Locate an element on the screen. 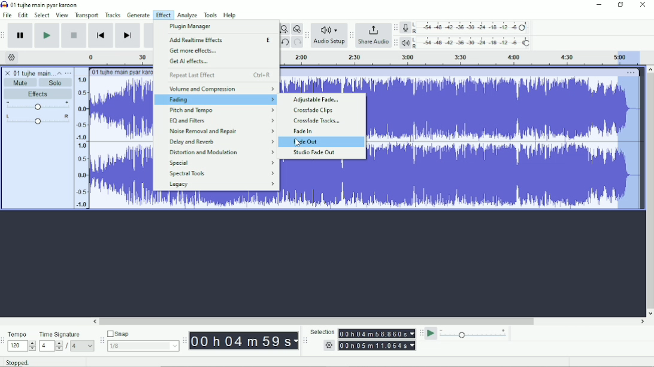  Audacity recording meter toolbar is located at coordinates (396, 28).